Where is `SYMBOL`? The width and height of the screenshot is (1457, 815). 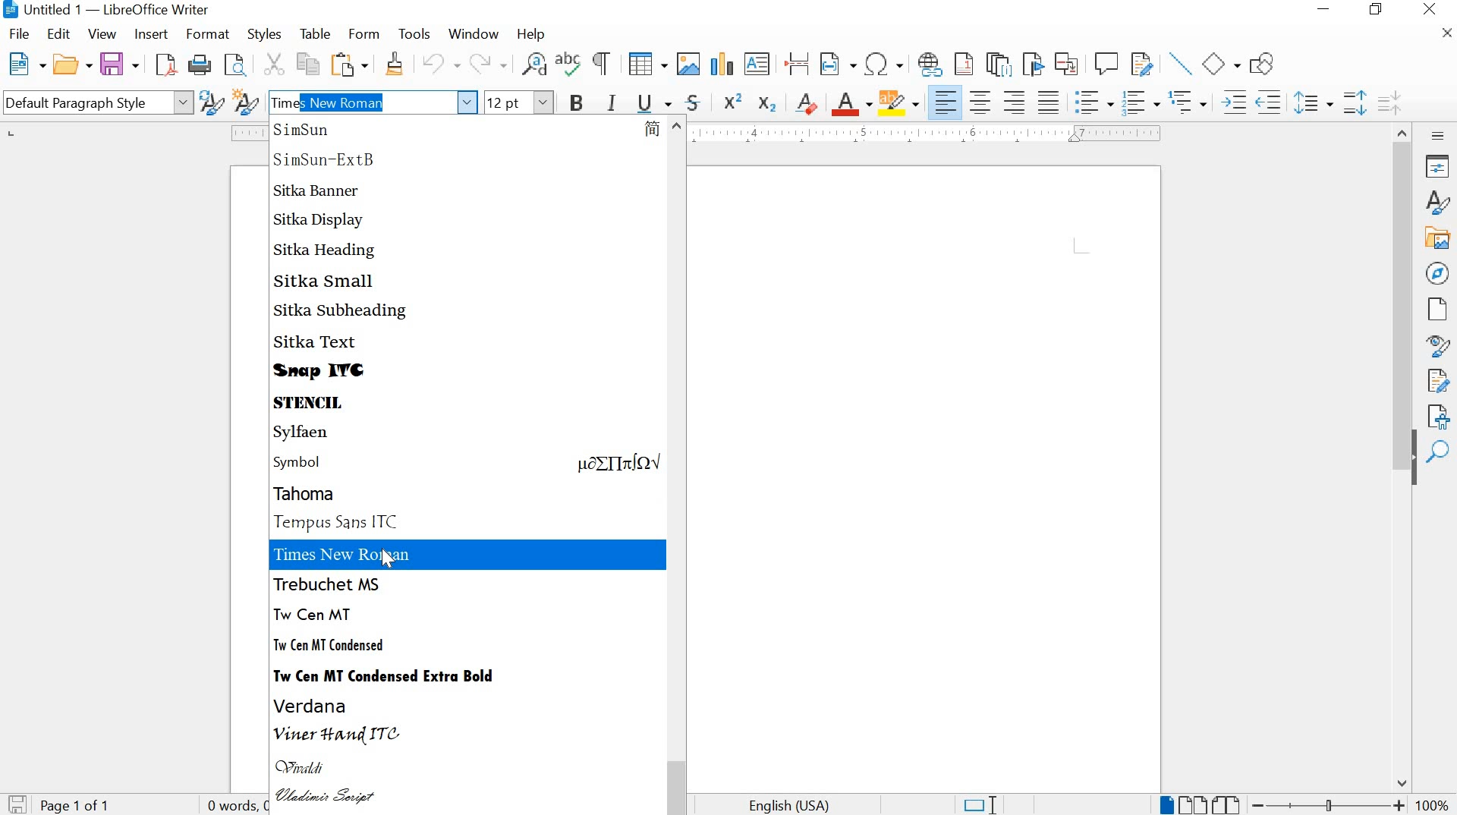
SYMBOL is located at coordinates (467, 463).